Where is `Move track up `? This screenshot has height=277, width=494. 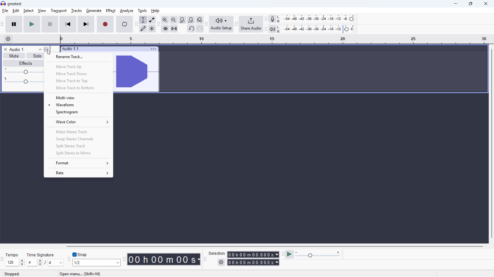
Move track up  is located at coordinates (79, 66).